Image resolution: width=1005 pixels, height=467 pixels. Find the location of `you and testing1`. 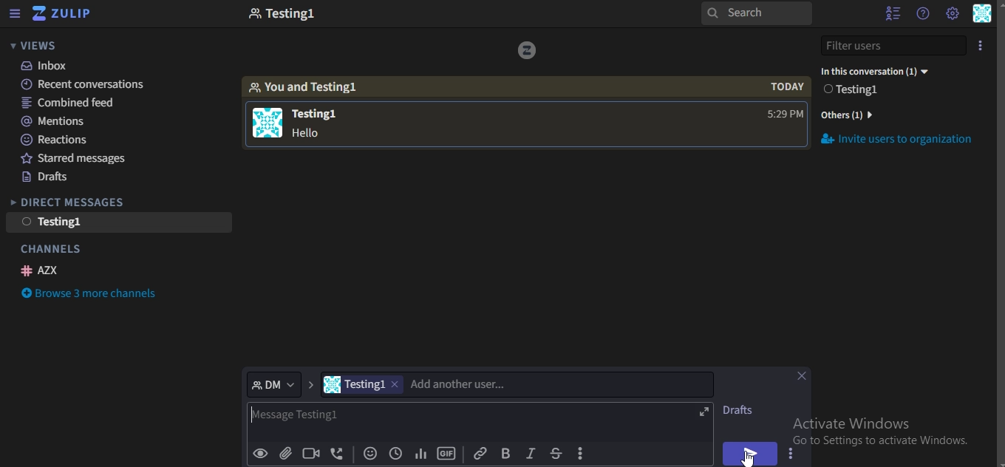

you and testing1 is located at coordinates (329, 88).